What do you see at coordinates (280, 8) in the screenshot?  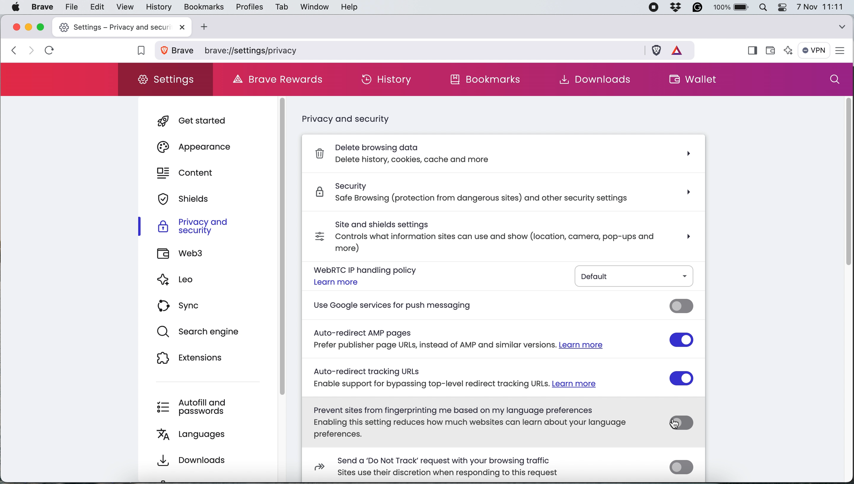 I see `tab` at bounding box center [280, 8].